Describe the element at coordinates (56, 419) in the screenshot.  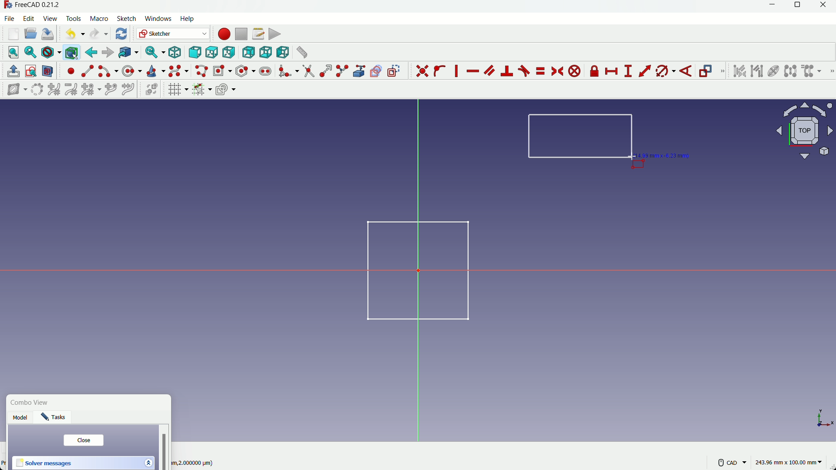
I see `tasks` at that location.